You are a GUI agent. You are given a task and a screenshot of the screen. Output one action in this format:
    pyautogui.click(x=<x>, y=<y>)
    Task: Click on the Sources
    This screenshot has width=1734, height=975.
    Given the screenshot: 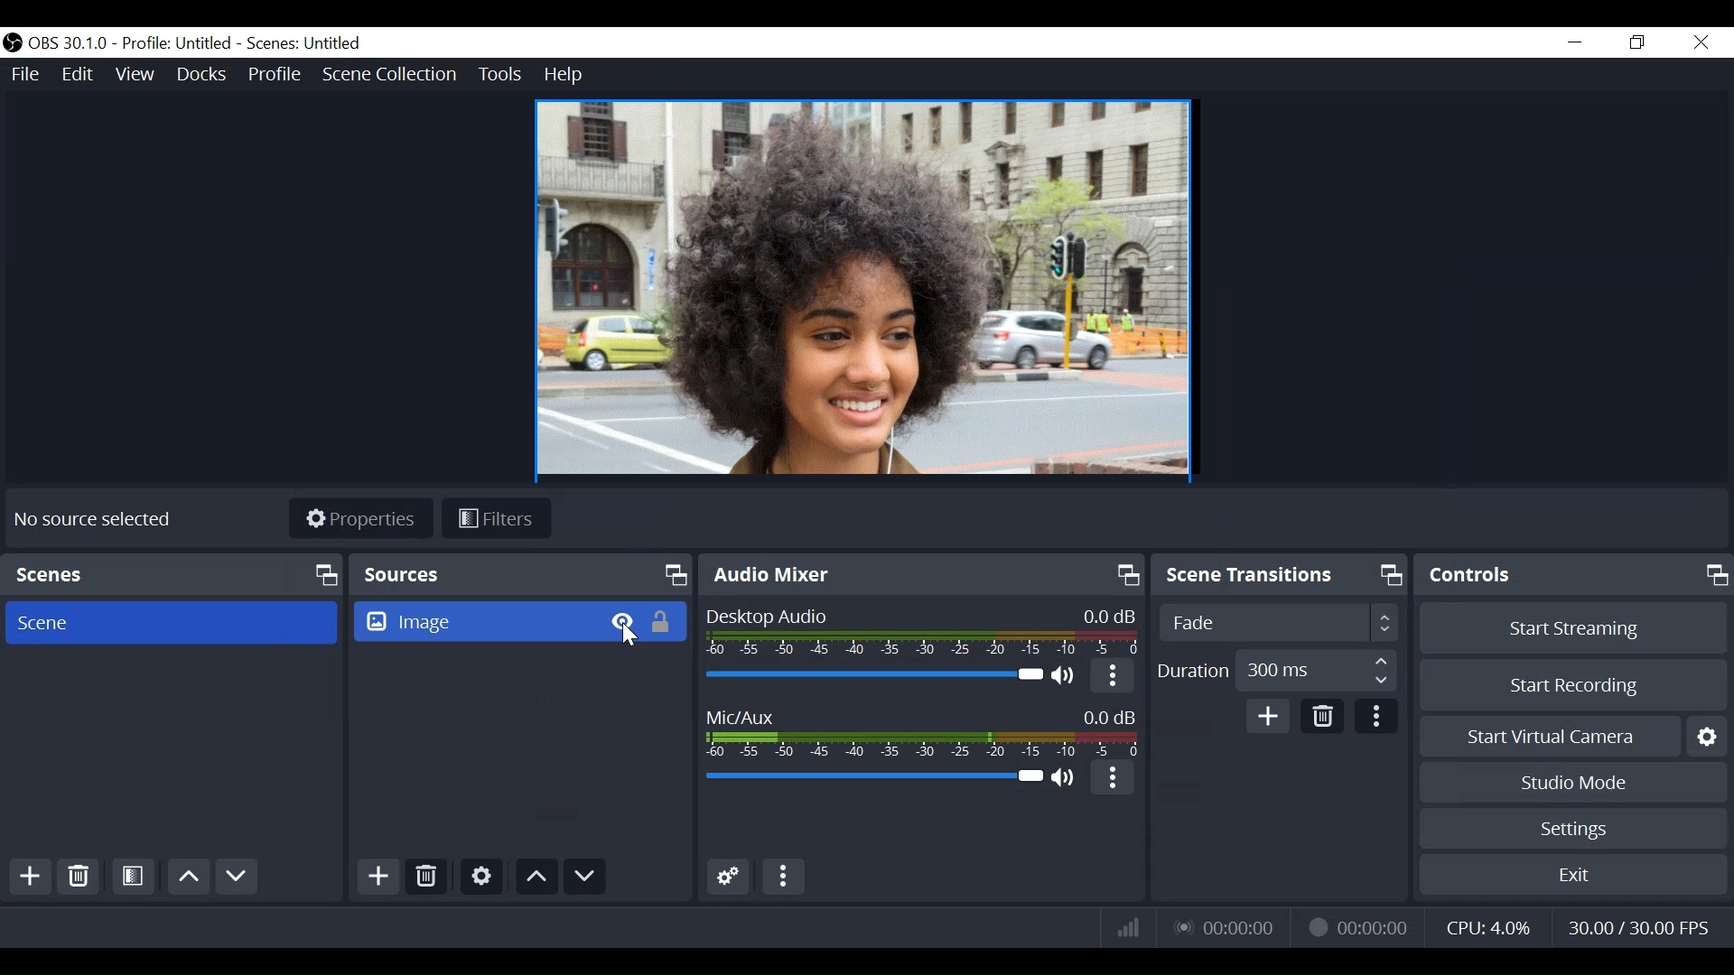 What is the action you would take?
    pyautogui.click(x=522, y=574)
    